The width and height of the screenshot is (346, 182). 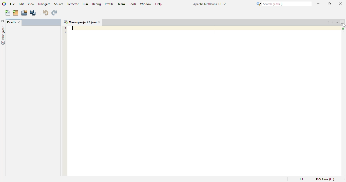 What do you see at coordinates (18, 22) in the screenshot?
I see `close window` at bounding box center [18, 22].